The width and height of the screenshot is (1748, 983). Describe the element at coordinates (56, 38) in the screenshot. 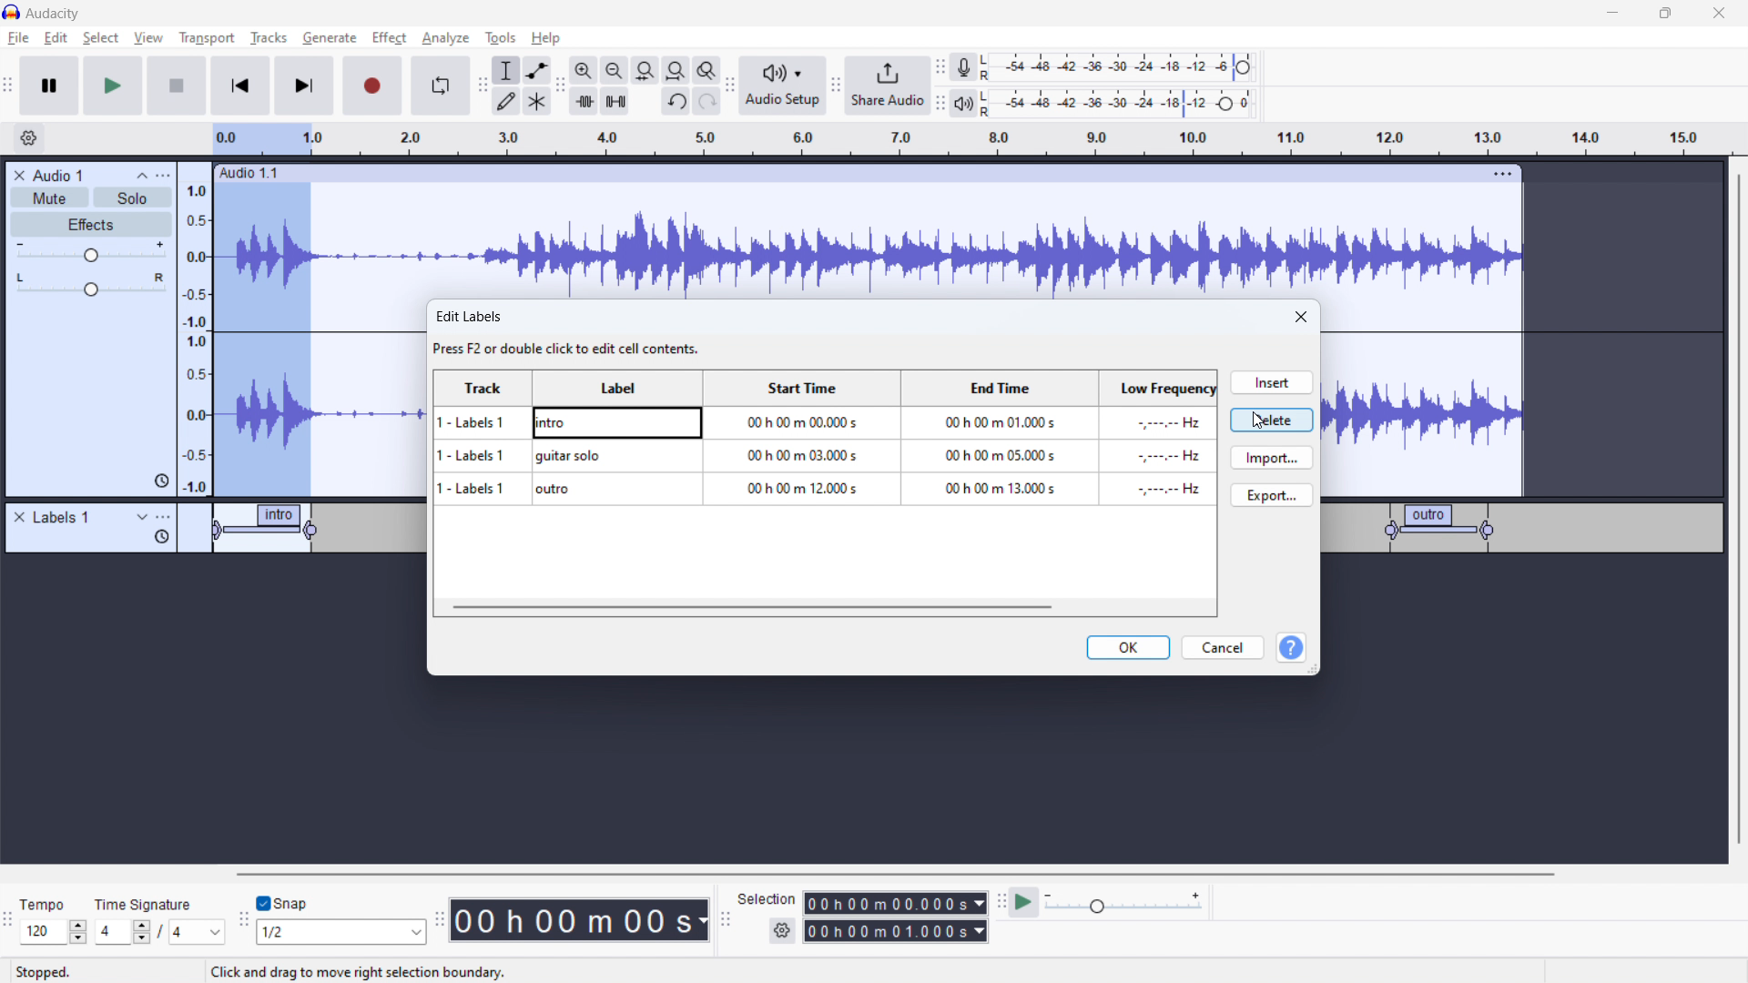

I see `edit` at that location.